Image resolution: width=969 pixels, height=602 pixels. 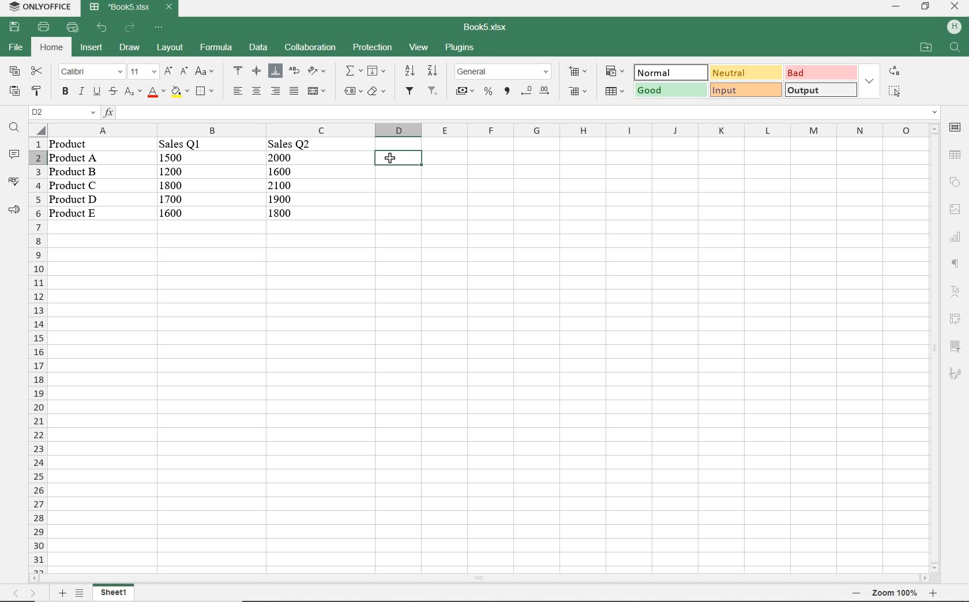 What do you see at coordinates (412, 91) in the screenshot?
I see `filter` at bounding box center [412, 91].